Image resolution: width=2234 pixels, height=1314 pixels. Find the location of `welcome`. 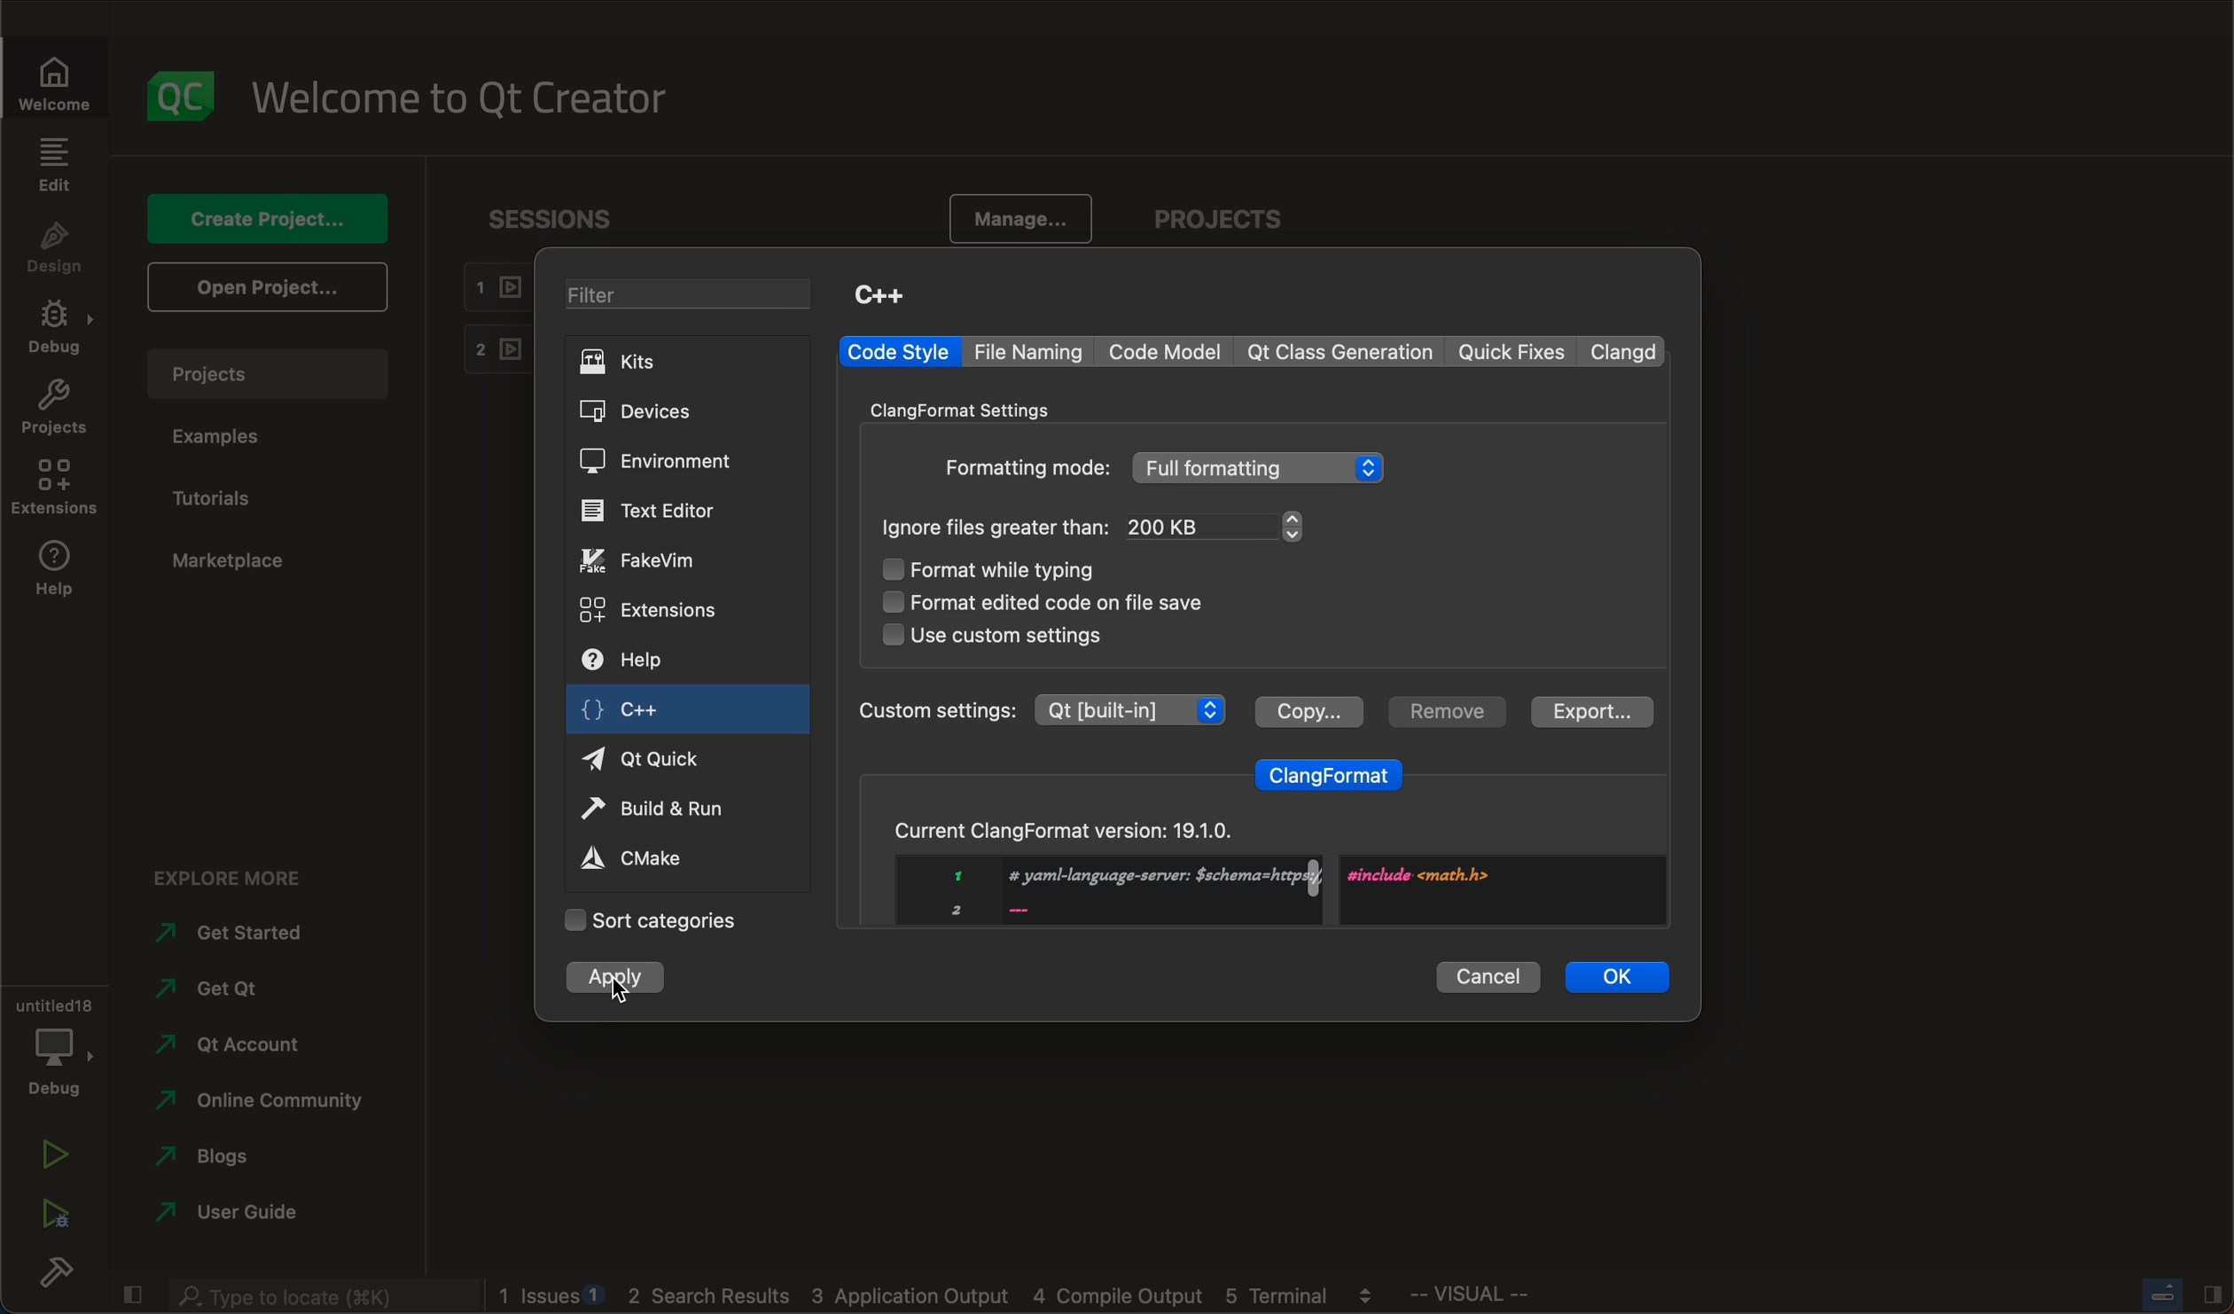

welcome is located at coordinates (473, 96).